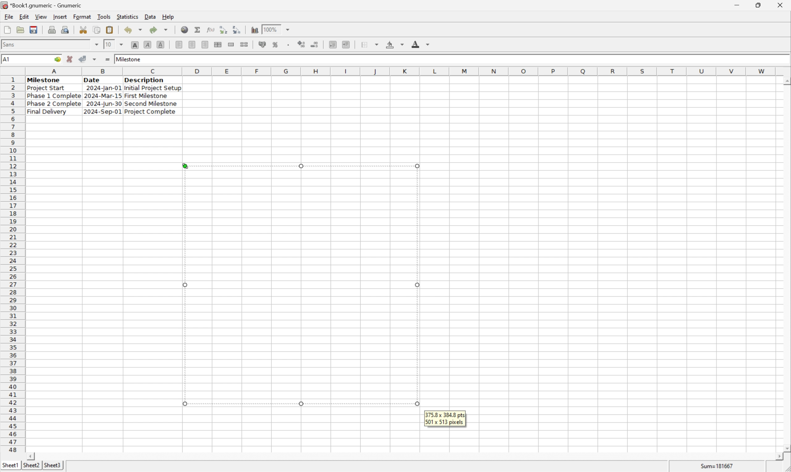 The width and height of the screenshot is (791, 472). Describe the element at coordinates (110, 30) in the screenshot. I see `paste` at that location.